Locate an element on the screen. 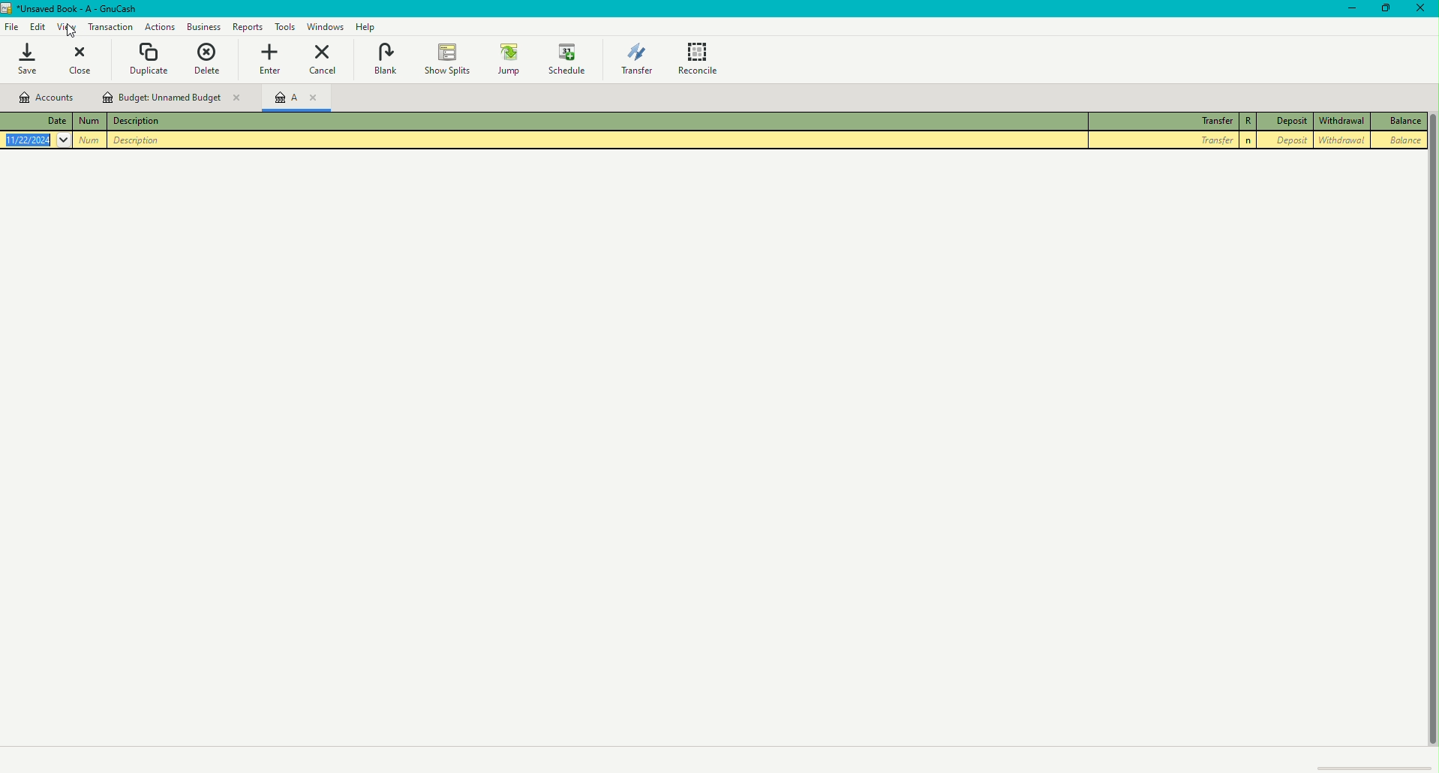 The width and height of the screenshot is (1439, 773). scroll bar is located at coordinates (1429, 447).